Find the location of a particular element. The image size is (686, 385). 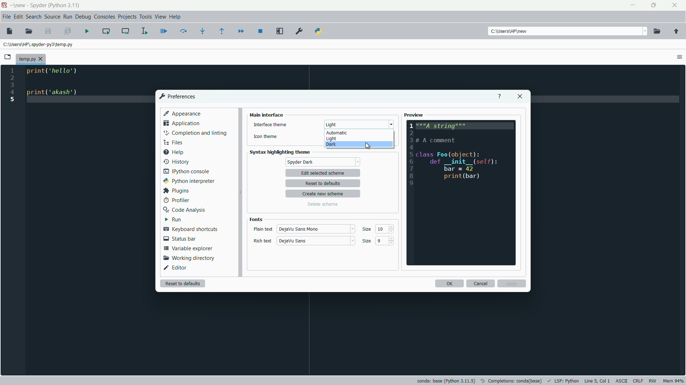

save file is located at coordinates (49, 31).